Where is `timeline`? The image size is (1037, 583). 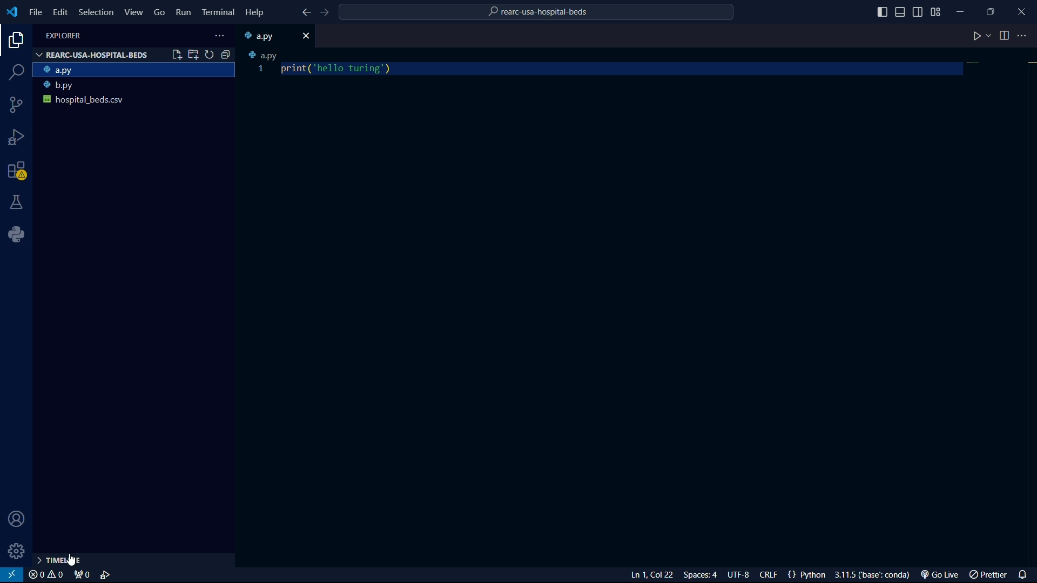 timeline is located at coordinates (72, 560).